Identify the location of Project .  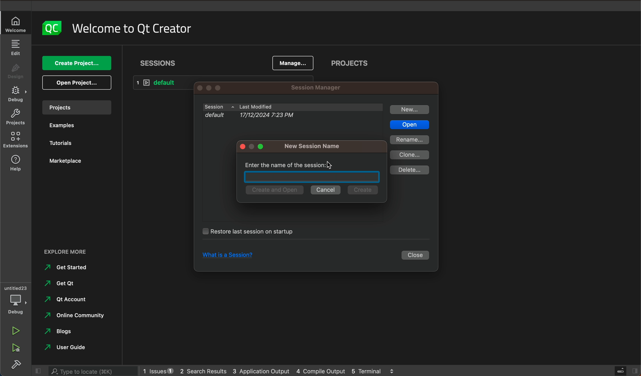
(15, 118).